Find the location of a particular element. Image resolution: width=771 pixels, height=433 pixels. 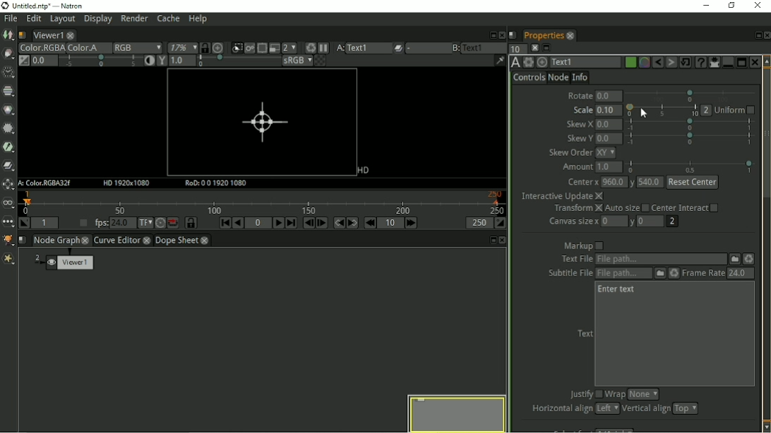

Filter is located at coordinates (11, 148).